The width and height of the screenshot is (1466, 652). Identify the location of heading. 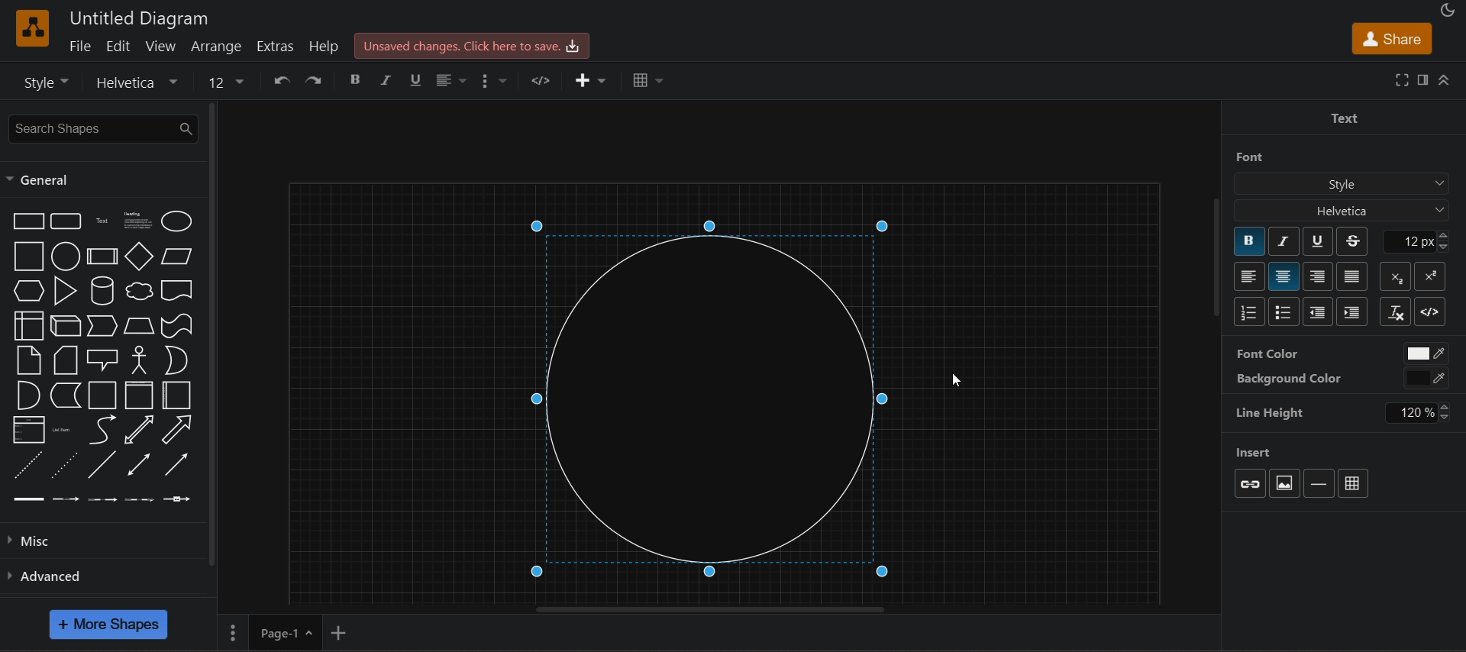
(137, 222).